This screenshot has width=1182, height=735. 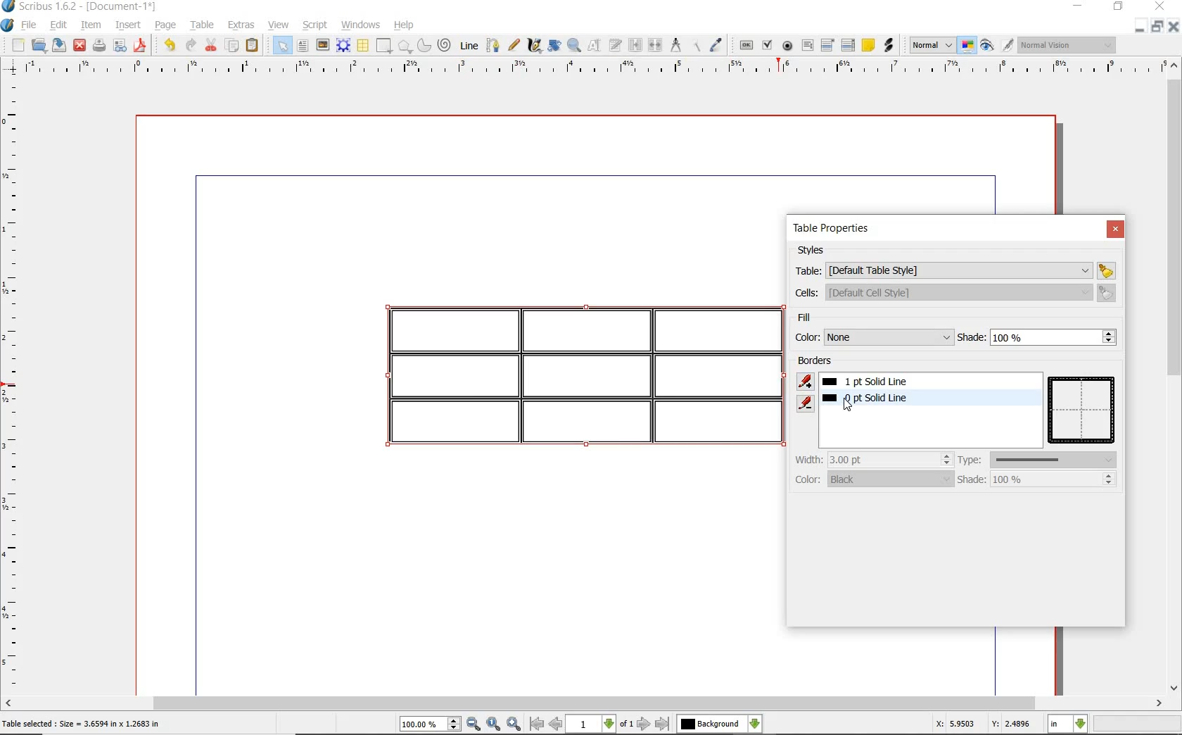 I want to click on close, so click(x=80, y=45).